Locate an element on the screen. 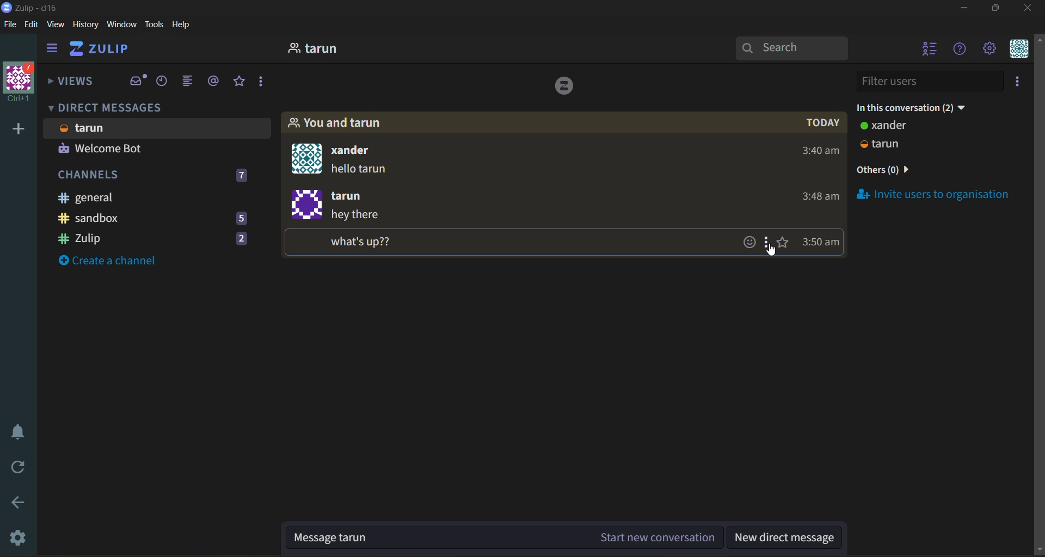 Image resolution: width=1045 pixels, height=557 pixels. minimize is located at coordinates (966, 8).